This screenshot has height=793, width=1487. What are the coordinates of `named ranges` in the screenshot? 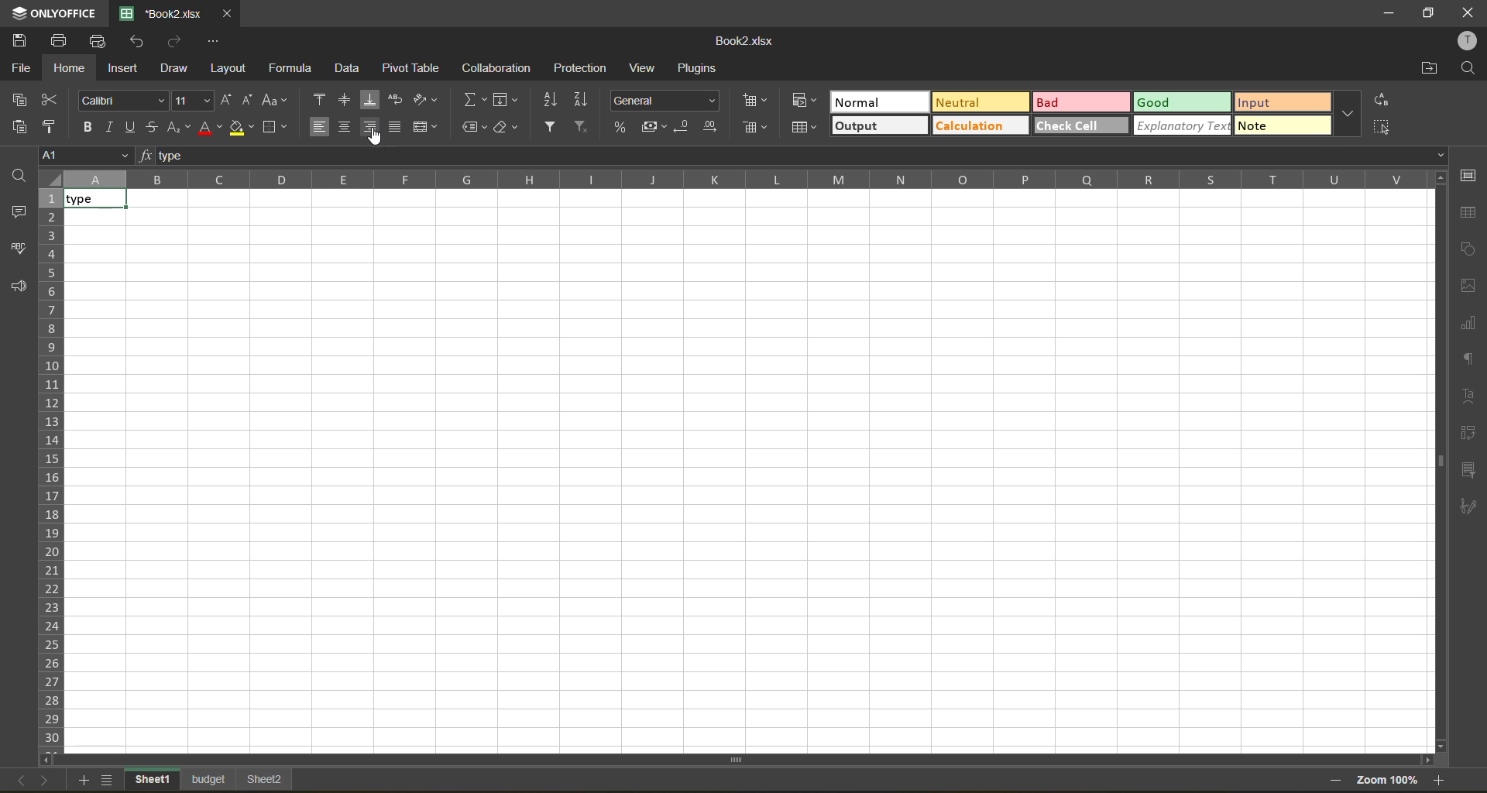 It's located at (473, 129).